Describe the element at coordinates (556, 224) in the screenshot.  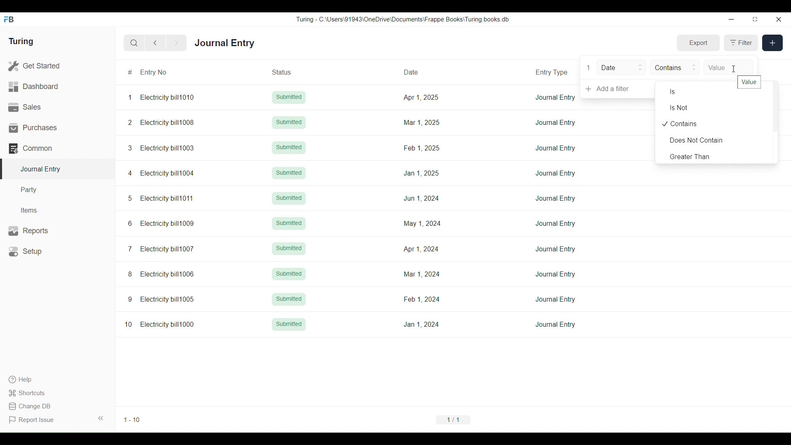
I see `Journal Entry` at that location.